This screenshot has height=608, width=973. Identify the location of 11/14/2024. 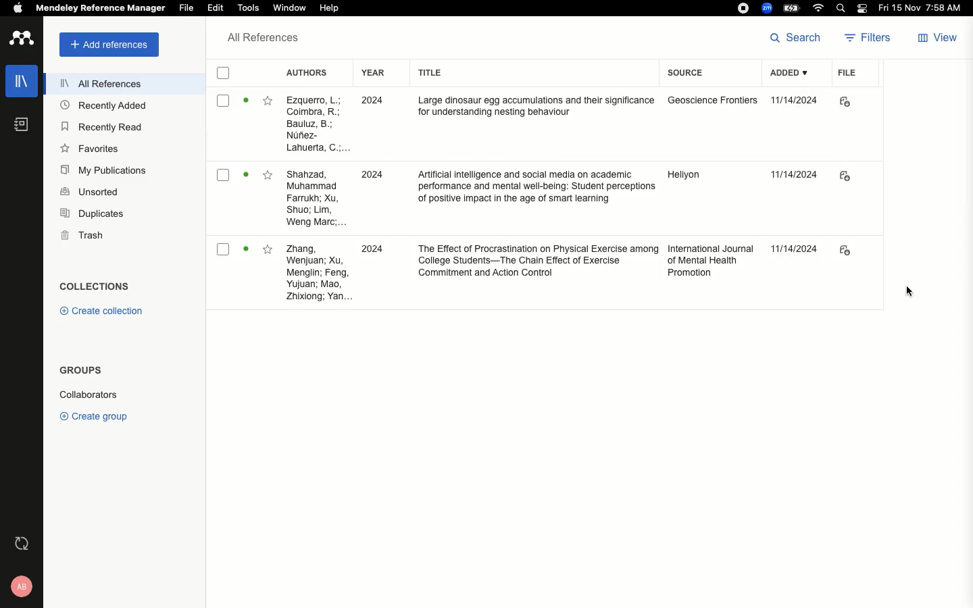
(793, 174).